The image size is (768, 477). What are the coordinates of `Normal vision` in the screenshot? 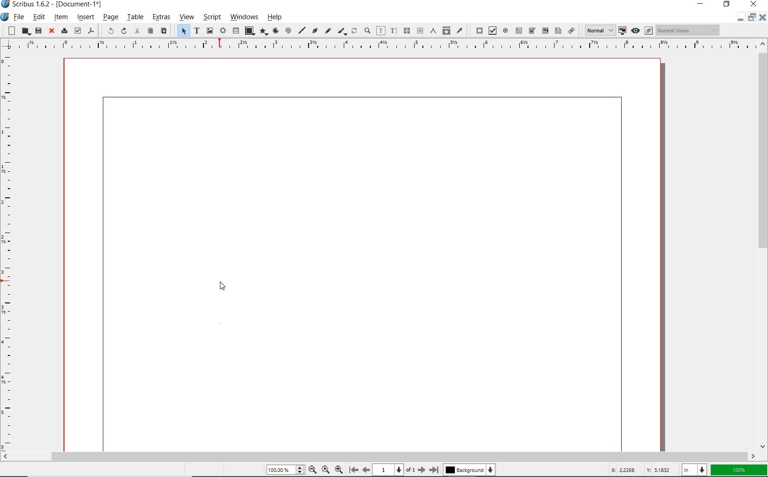 It's located at (688, 31).